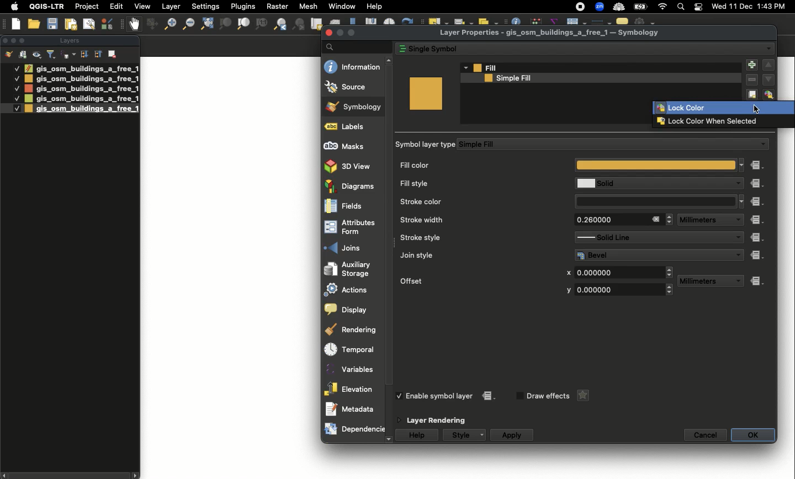 The height and width of the screenshot is (479, 795). Describe the element at coordinates (723, 109) in the screenshot. I see `Lock color` at that location.